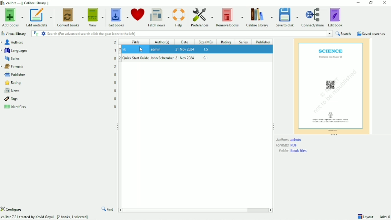  I want to click on Find, so click(108, 209).